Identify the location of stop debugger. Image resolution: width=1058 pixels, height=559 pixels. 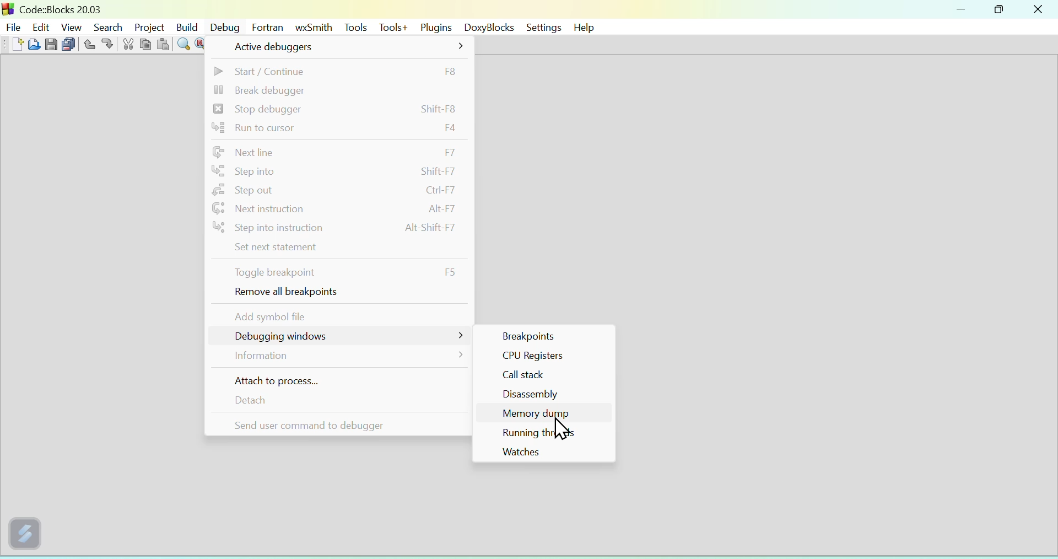
(336, 109).